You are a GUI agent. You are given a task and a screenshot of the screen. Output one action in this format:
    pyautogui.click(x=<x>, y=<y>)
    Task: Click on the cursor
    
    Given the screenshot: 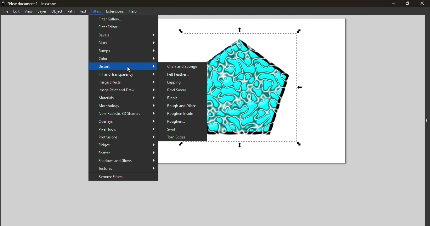 What is the action you would take?
    pyautogui.click(x=130, y=70)
    